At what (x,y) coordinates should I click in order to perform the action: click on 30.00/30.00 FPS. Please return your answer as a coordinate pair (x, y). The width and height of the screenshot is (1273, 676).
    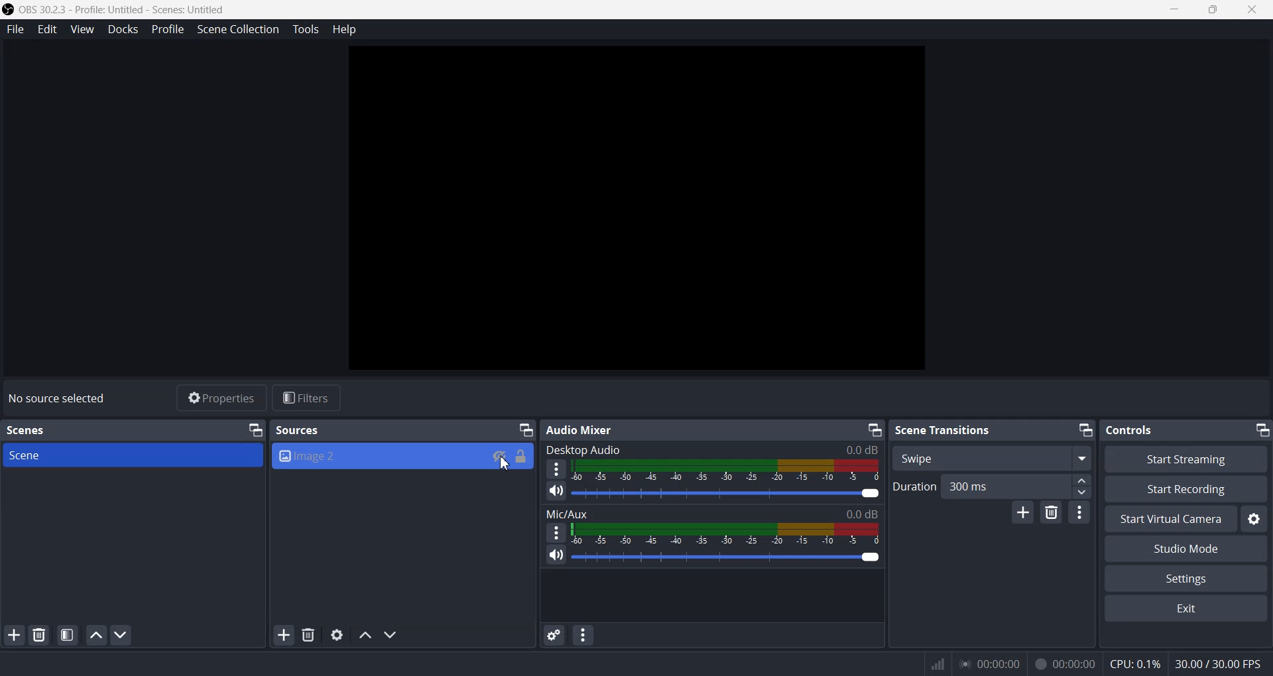
    Looking at the image, I should click on (1221, 663).